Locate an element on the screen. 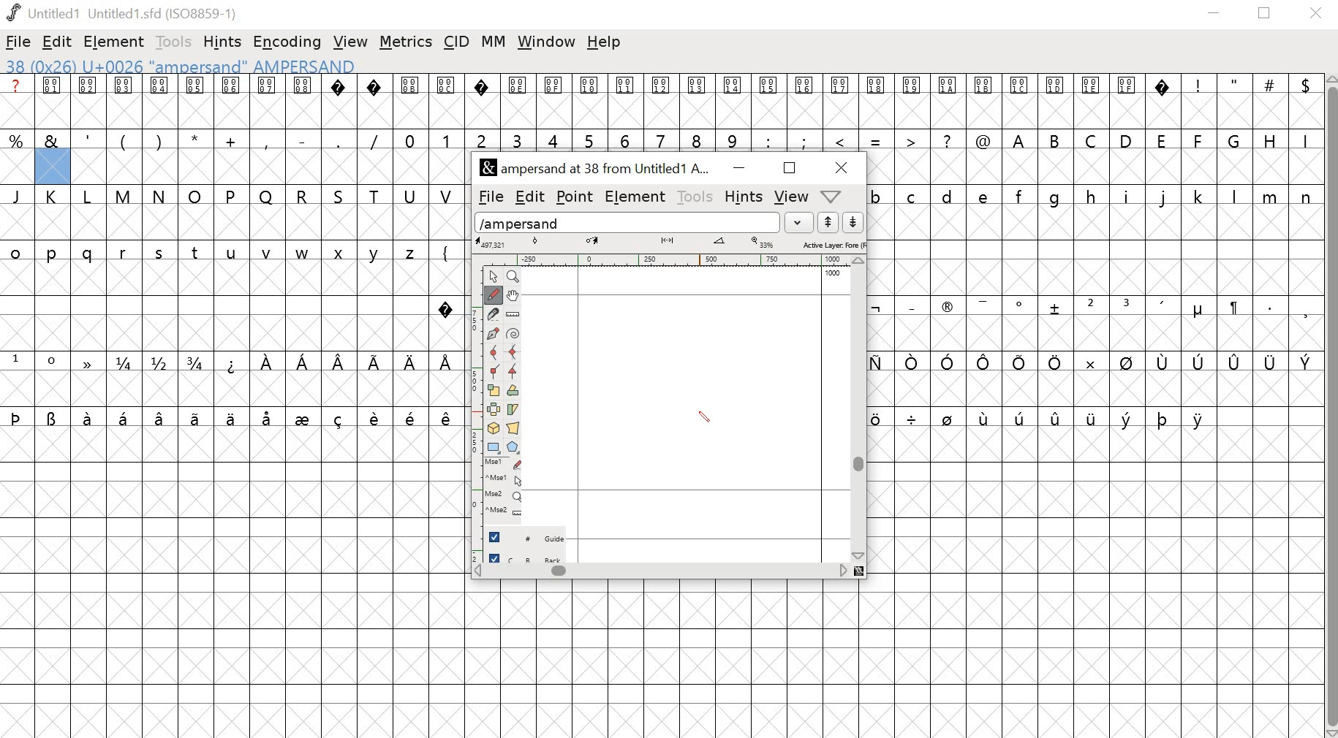 This screenshot has width=1338, height=738. pen position(cursor) is located at coordinates (703, 417).